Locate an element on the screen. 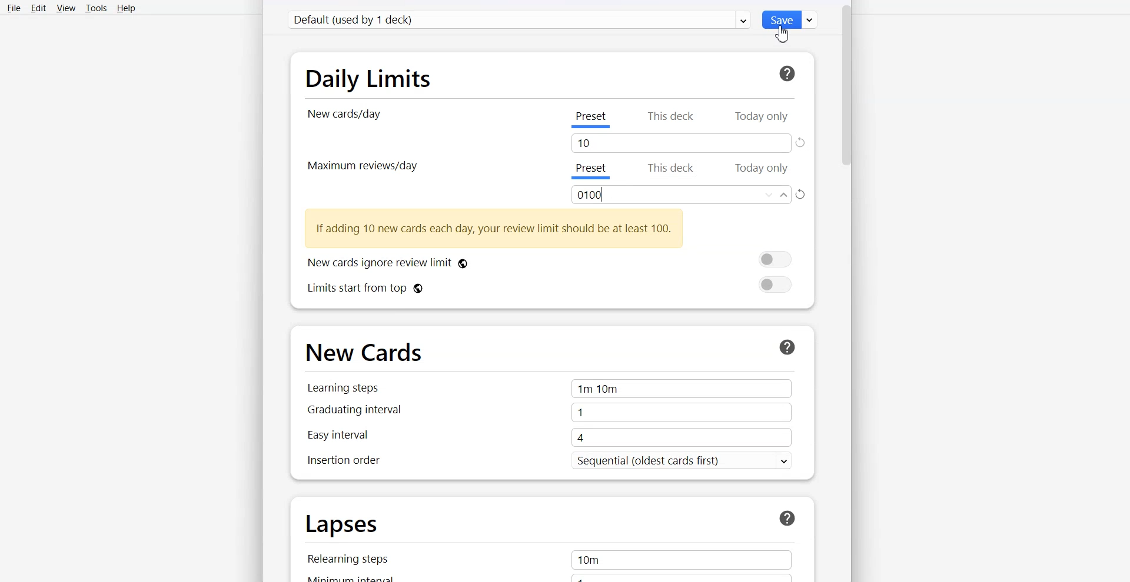 The image size is (1130, 582). New cards ignore review limit  is located at coordinates (549, 260).